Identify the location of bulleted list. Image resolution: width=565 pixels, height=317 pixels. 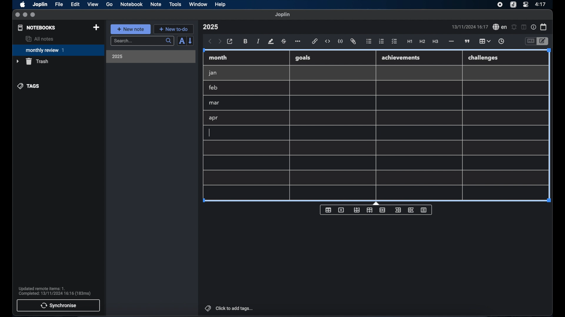
(369, 41).